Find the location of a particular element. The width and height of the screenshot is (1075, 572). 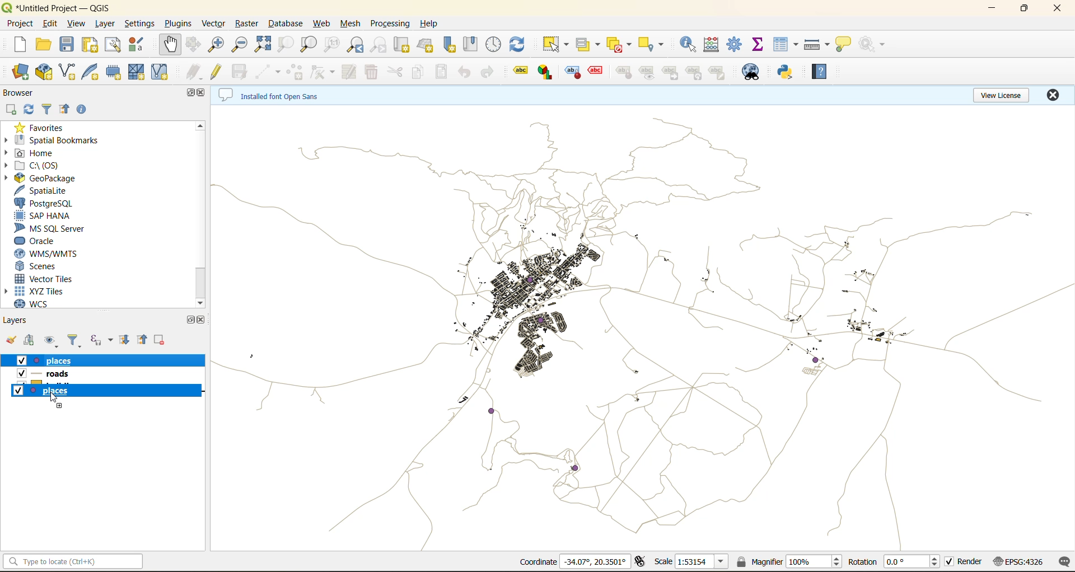

vector tiles is located at coordinates (60, 279).